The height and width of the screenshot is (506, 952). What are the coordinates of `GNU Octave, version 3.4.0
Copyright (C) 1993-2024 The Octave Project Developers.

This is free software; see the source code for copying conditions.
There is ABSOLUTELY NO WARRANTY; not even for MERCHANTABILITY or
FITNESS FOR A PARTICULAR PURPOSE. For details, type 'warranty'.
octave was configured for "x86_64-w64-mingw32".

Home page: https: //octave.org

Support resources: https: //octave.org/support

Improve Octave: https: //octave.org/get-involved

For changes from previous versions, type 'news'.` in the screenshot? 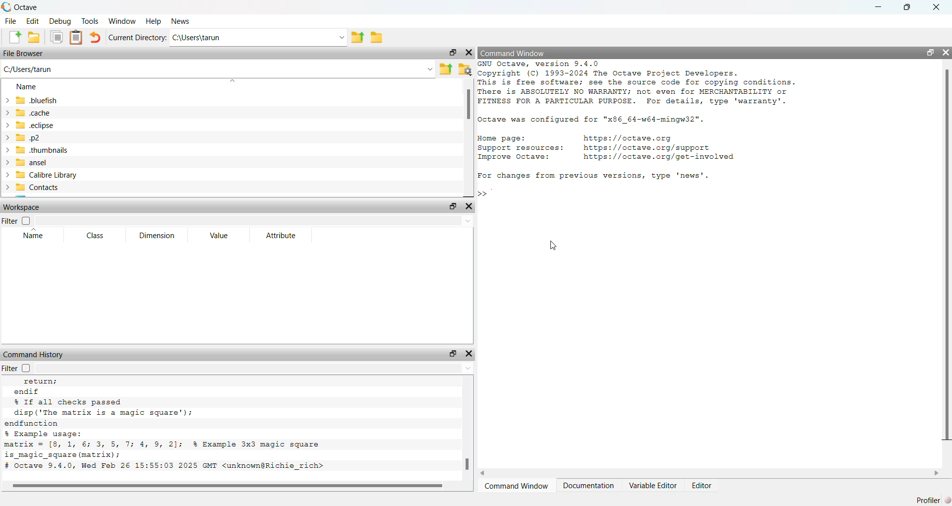 It's located at (638, 122).